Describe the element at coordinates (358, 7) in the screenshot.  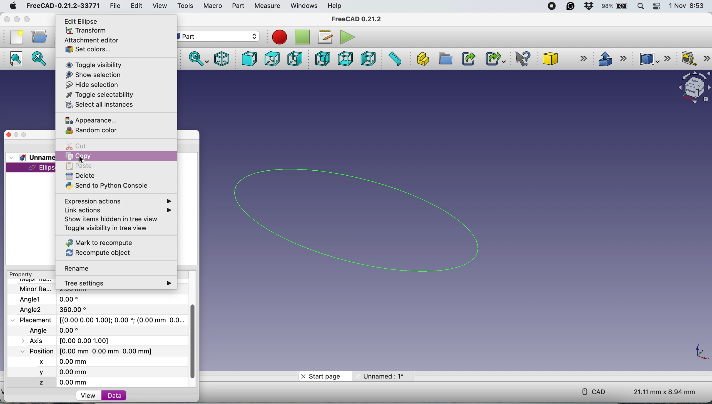
I see `` at that location.